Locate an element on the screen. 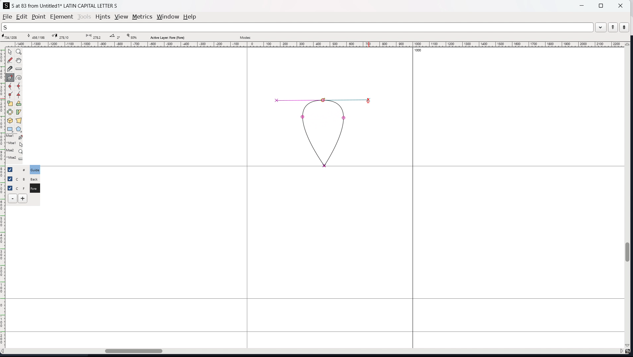  add layers is located at coordinates (23, 198).